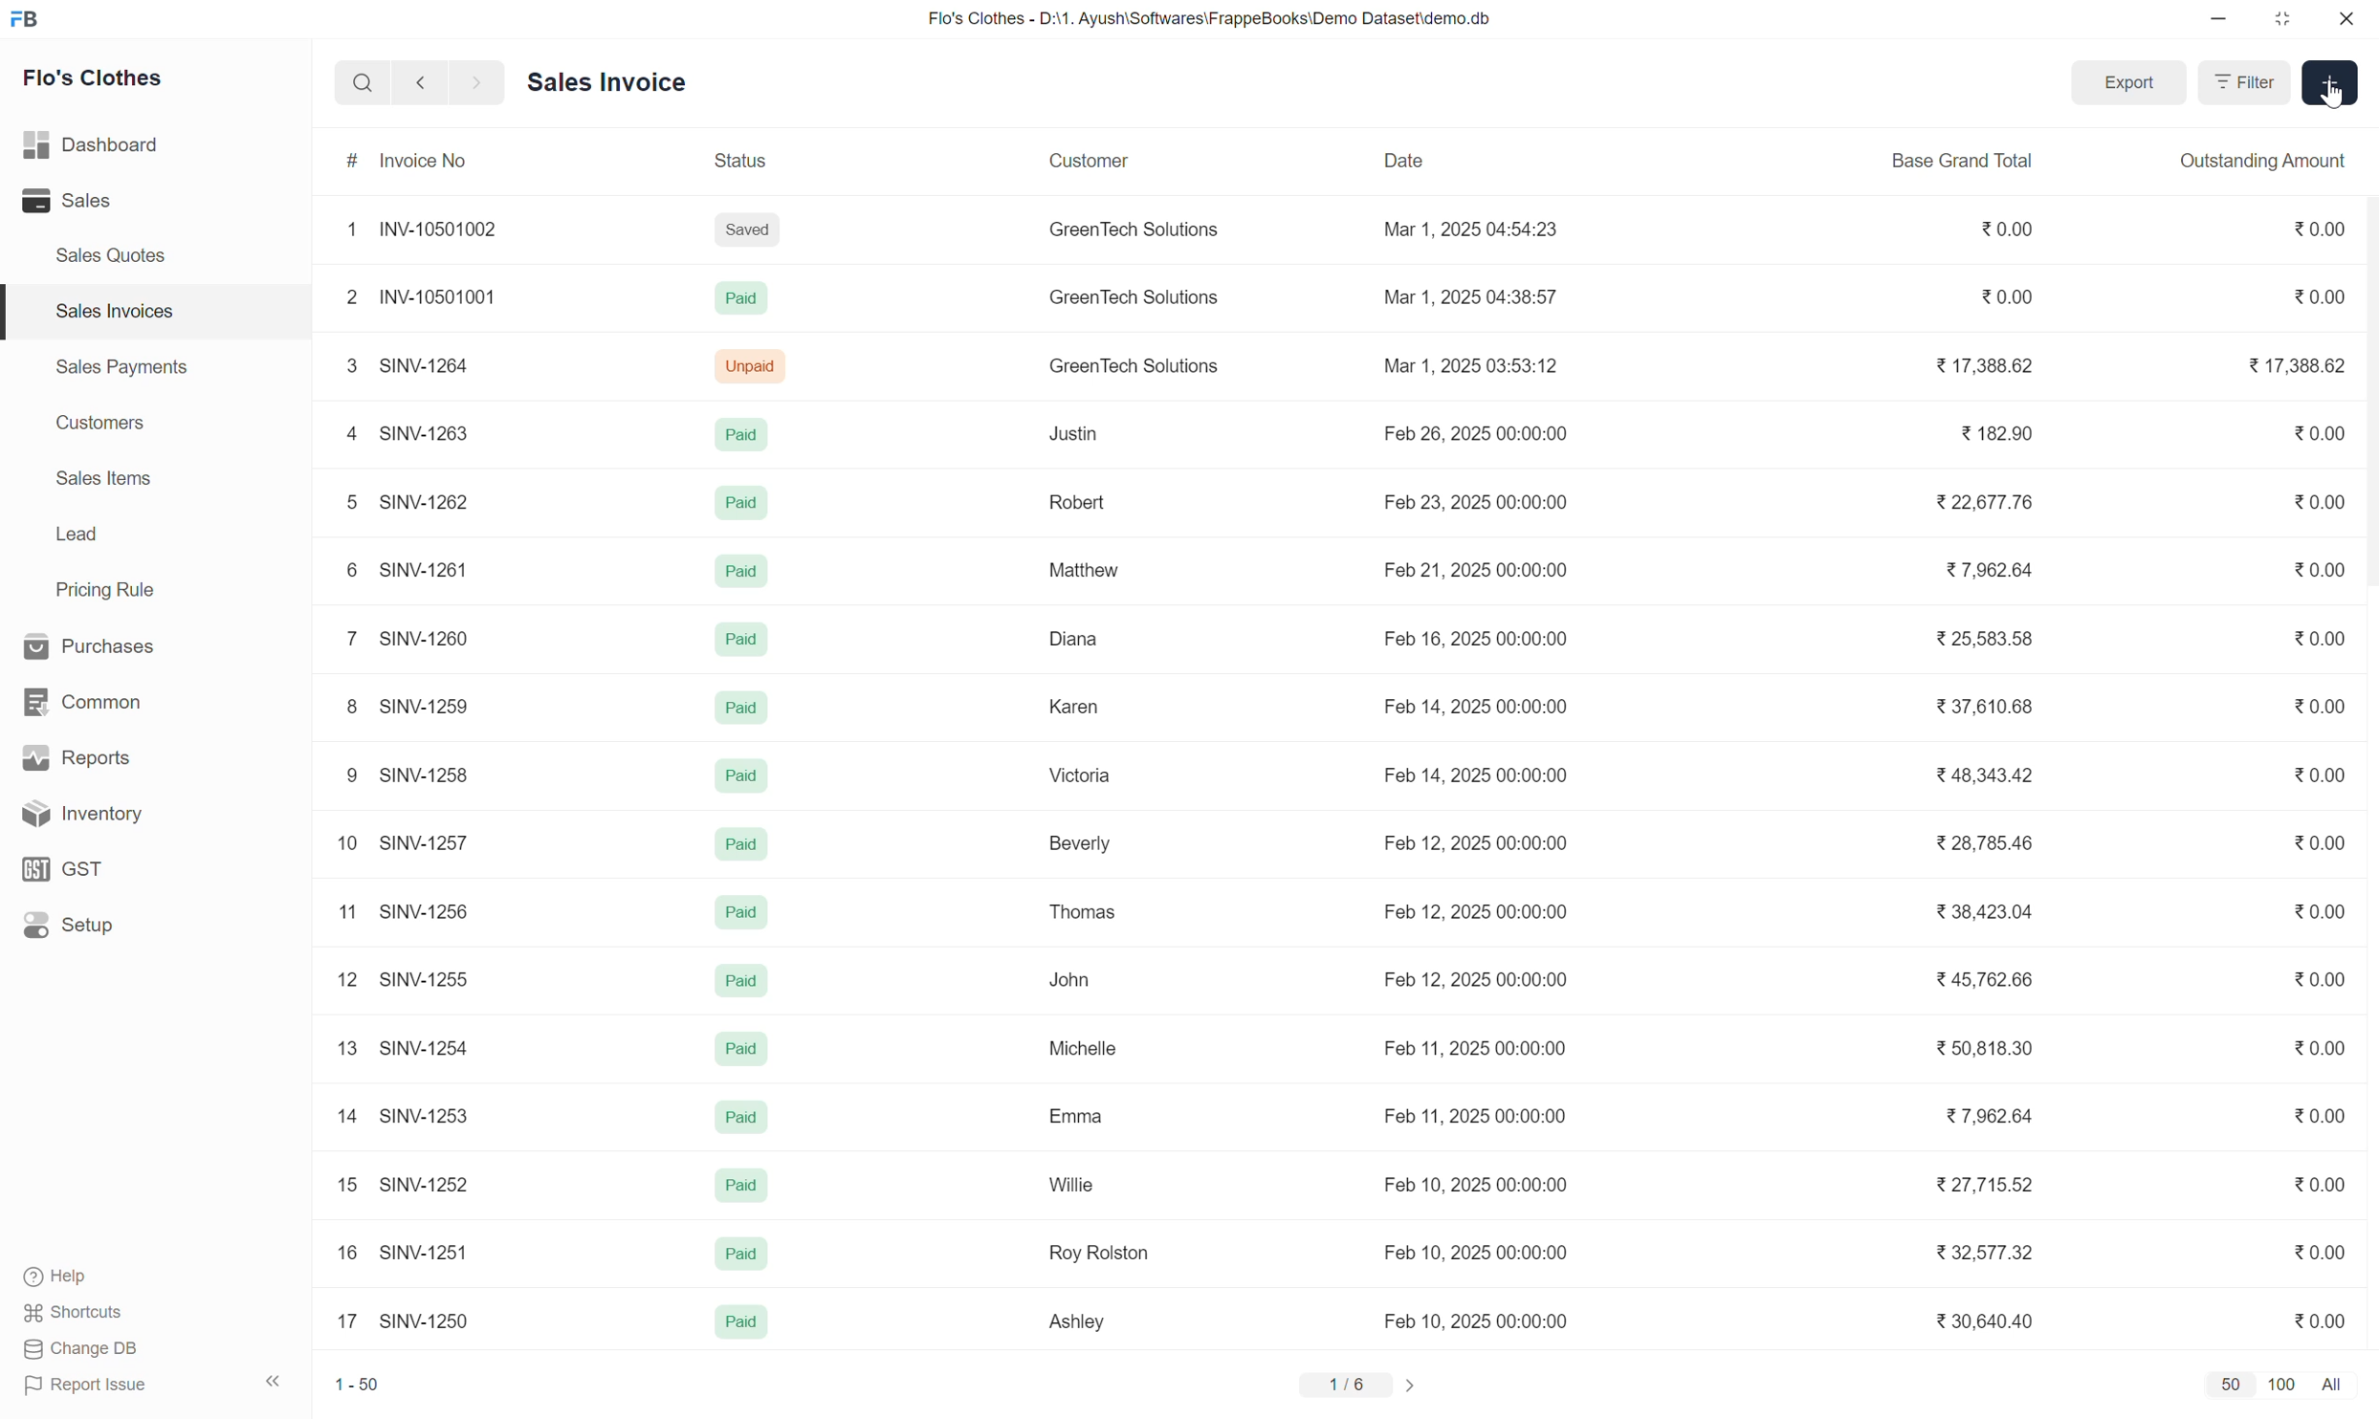  Describe the element at coordinates (1134, 302) in the screenshot. I see `GreenTech Solutions` at that location.